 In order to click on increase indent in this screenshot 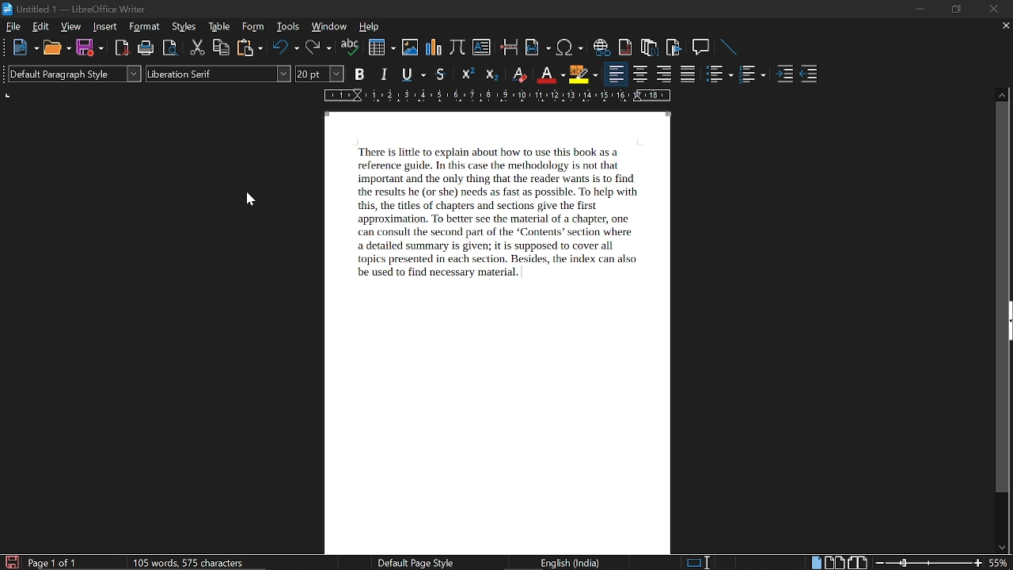, I will do `click(784, 74)`.